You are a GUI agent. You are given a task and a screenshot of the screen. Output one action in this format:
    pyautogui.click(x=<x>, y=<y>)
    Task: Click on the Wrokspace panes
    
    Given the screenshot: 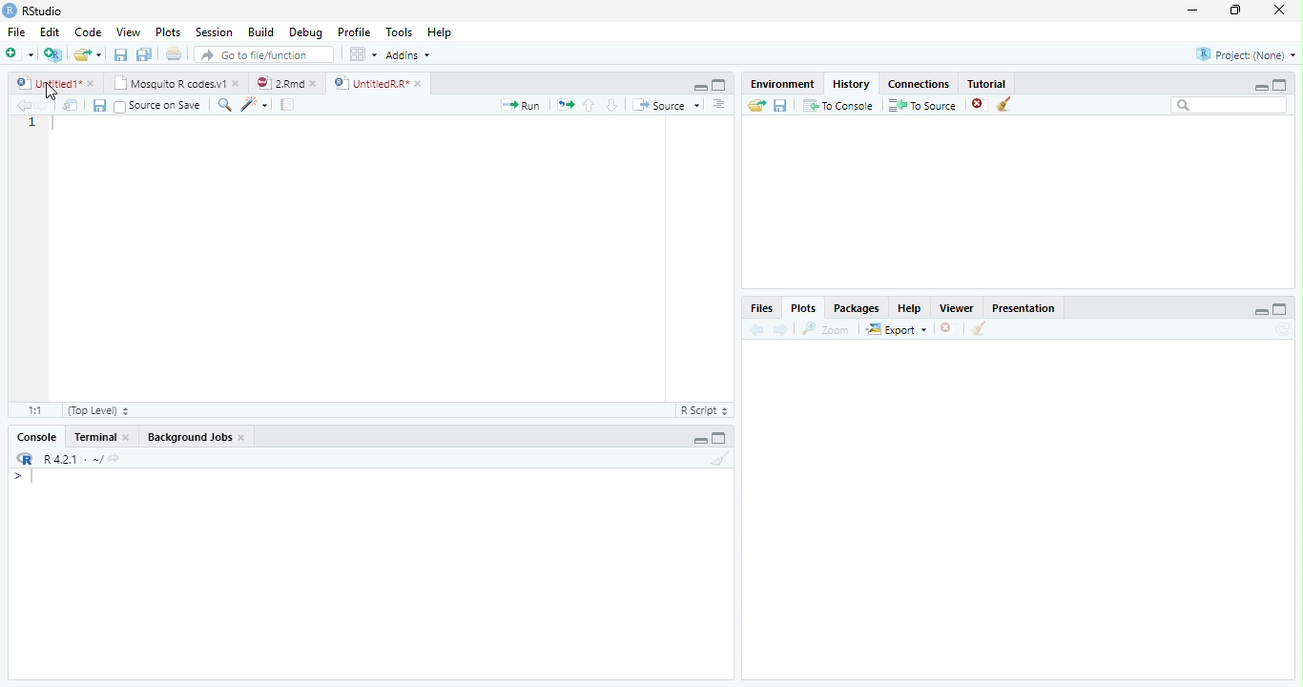 What is the action you would take?
    pyautogui.click(x=362, y=54)
    